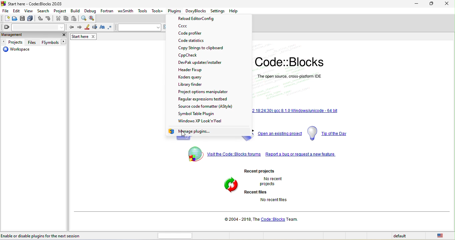  Describe the element at coordinates (331, 133) in the screenshot. I see `tip of the day` at that location.